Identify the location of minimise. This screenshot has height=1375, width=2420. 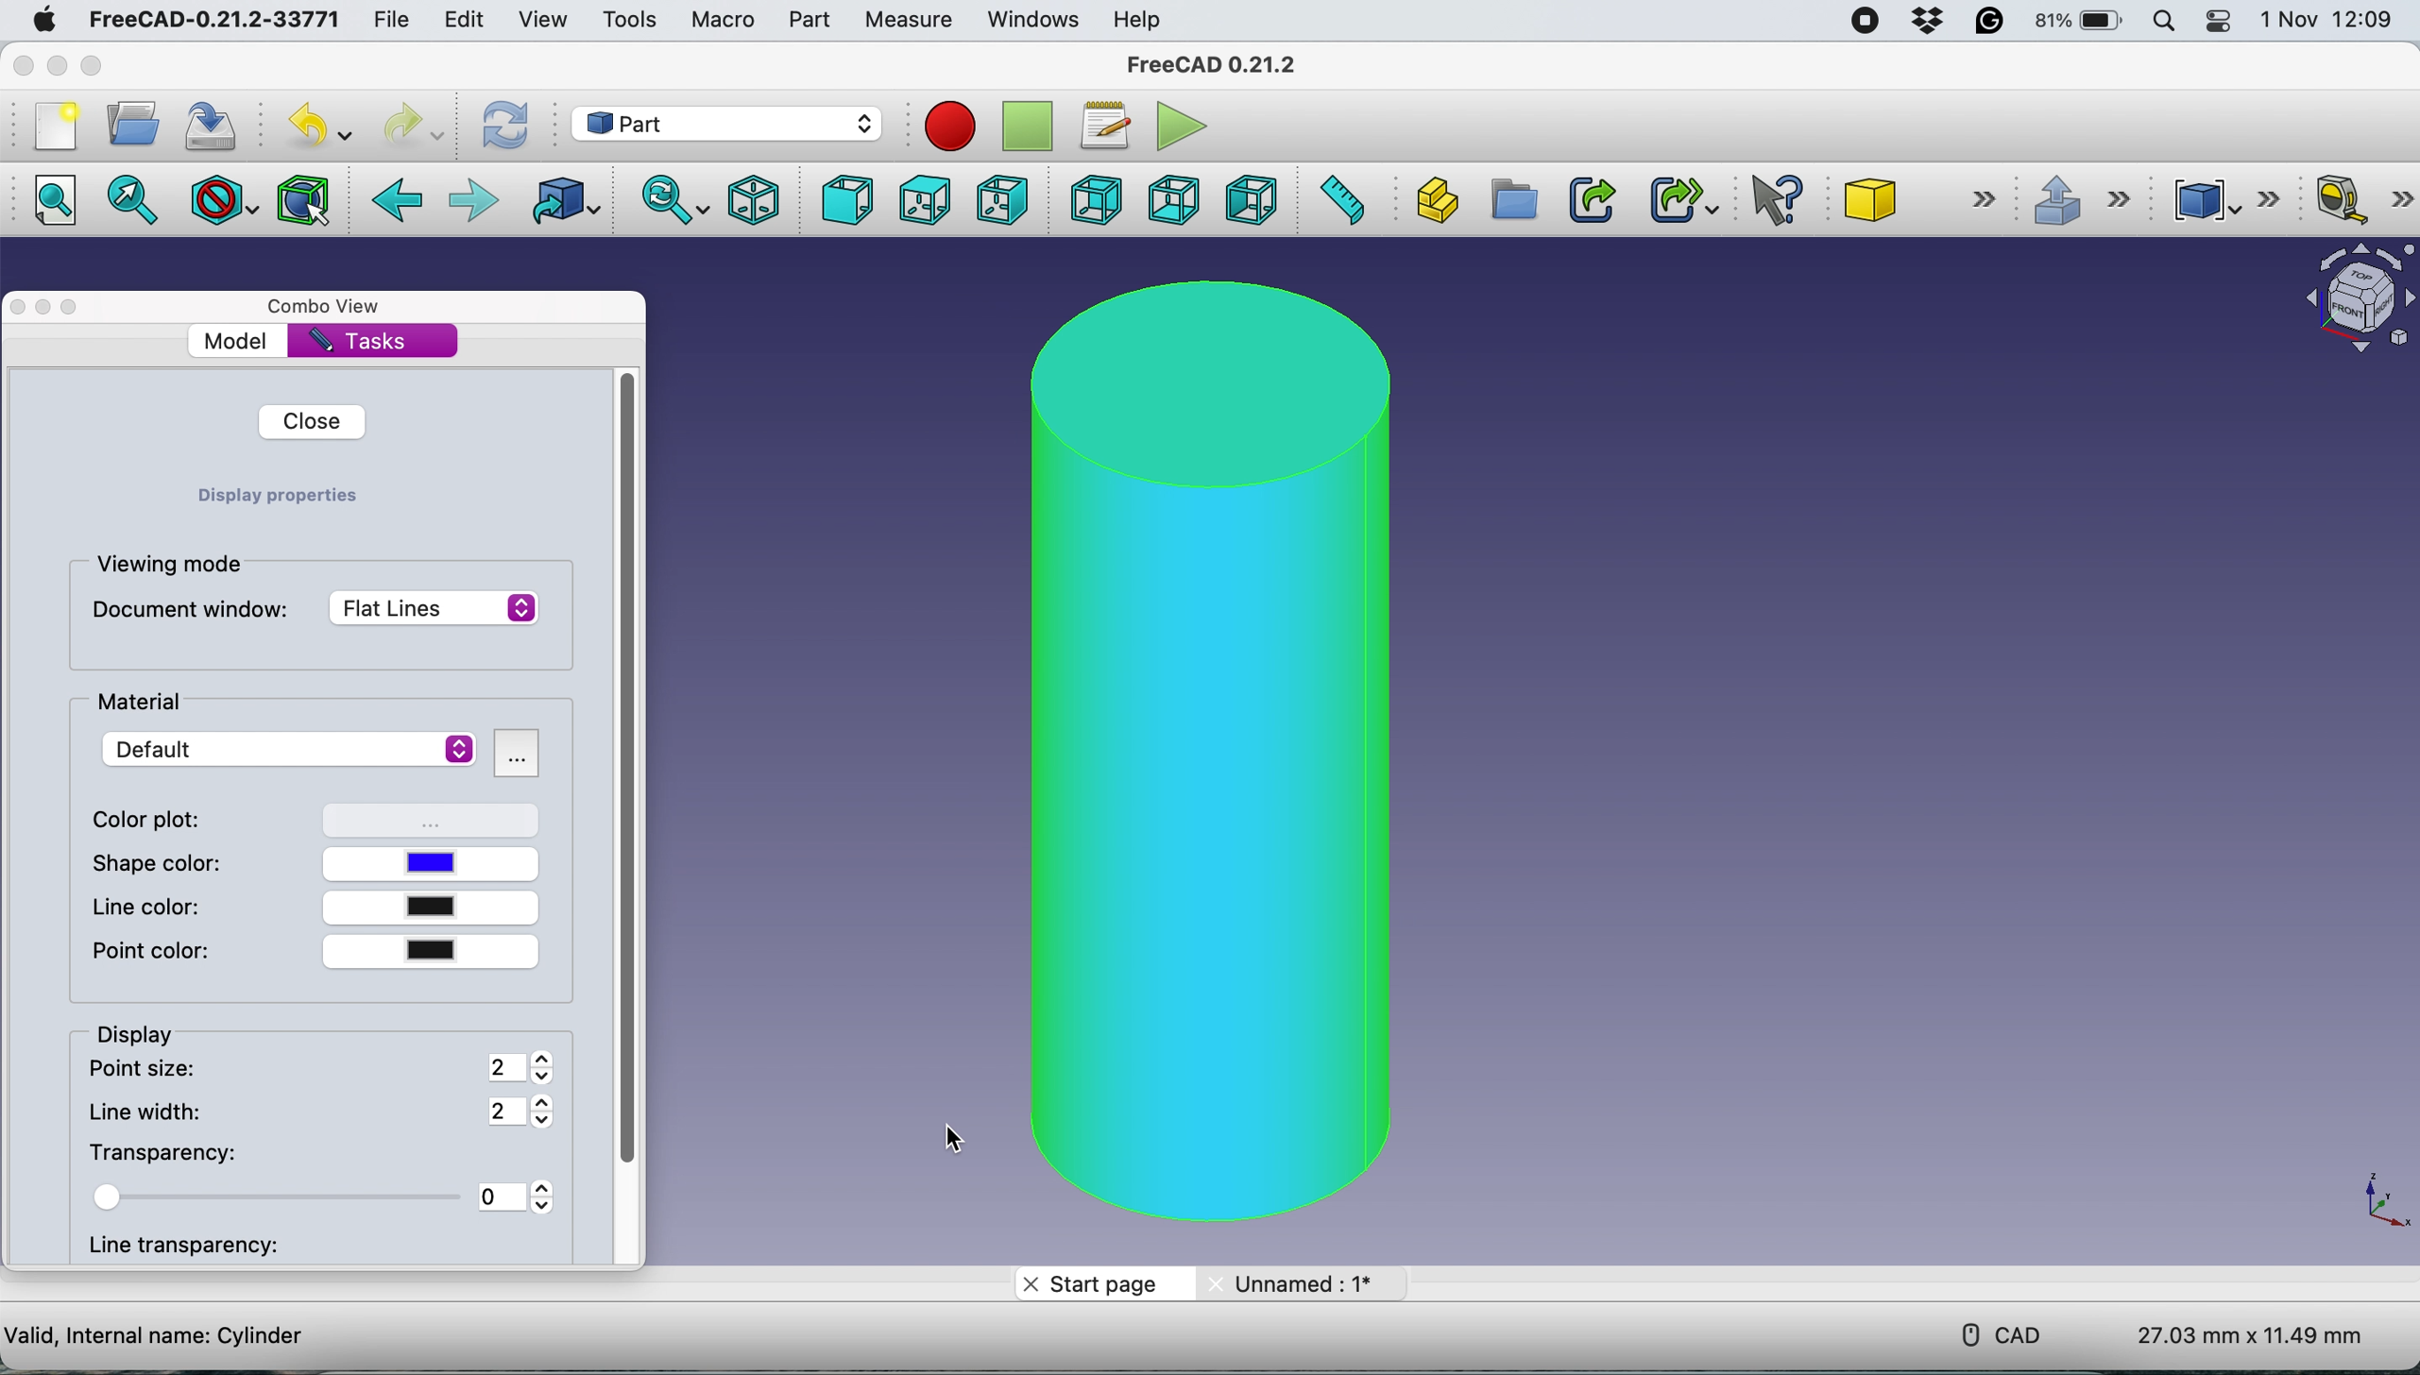
(62, 75).